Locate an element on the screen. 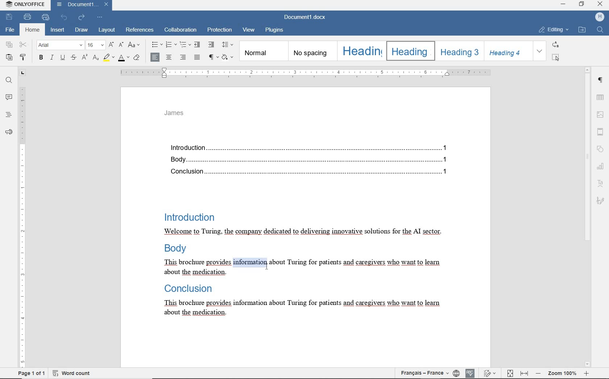  MINIMIZE is located at coordinates (563, 4).